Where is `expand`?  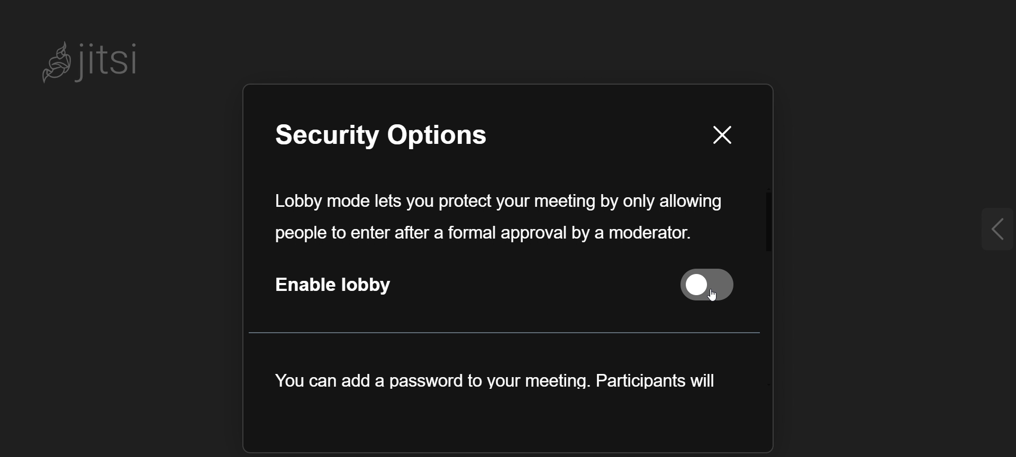
expand is located at coordinates (987, 229).